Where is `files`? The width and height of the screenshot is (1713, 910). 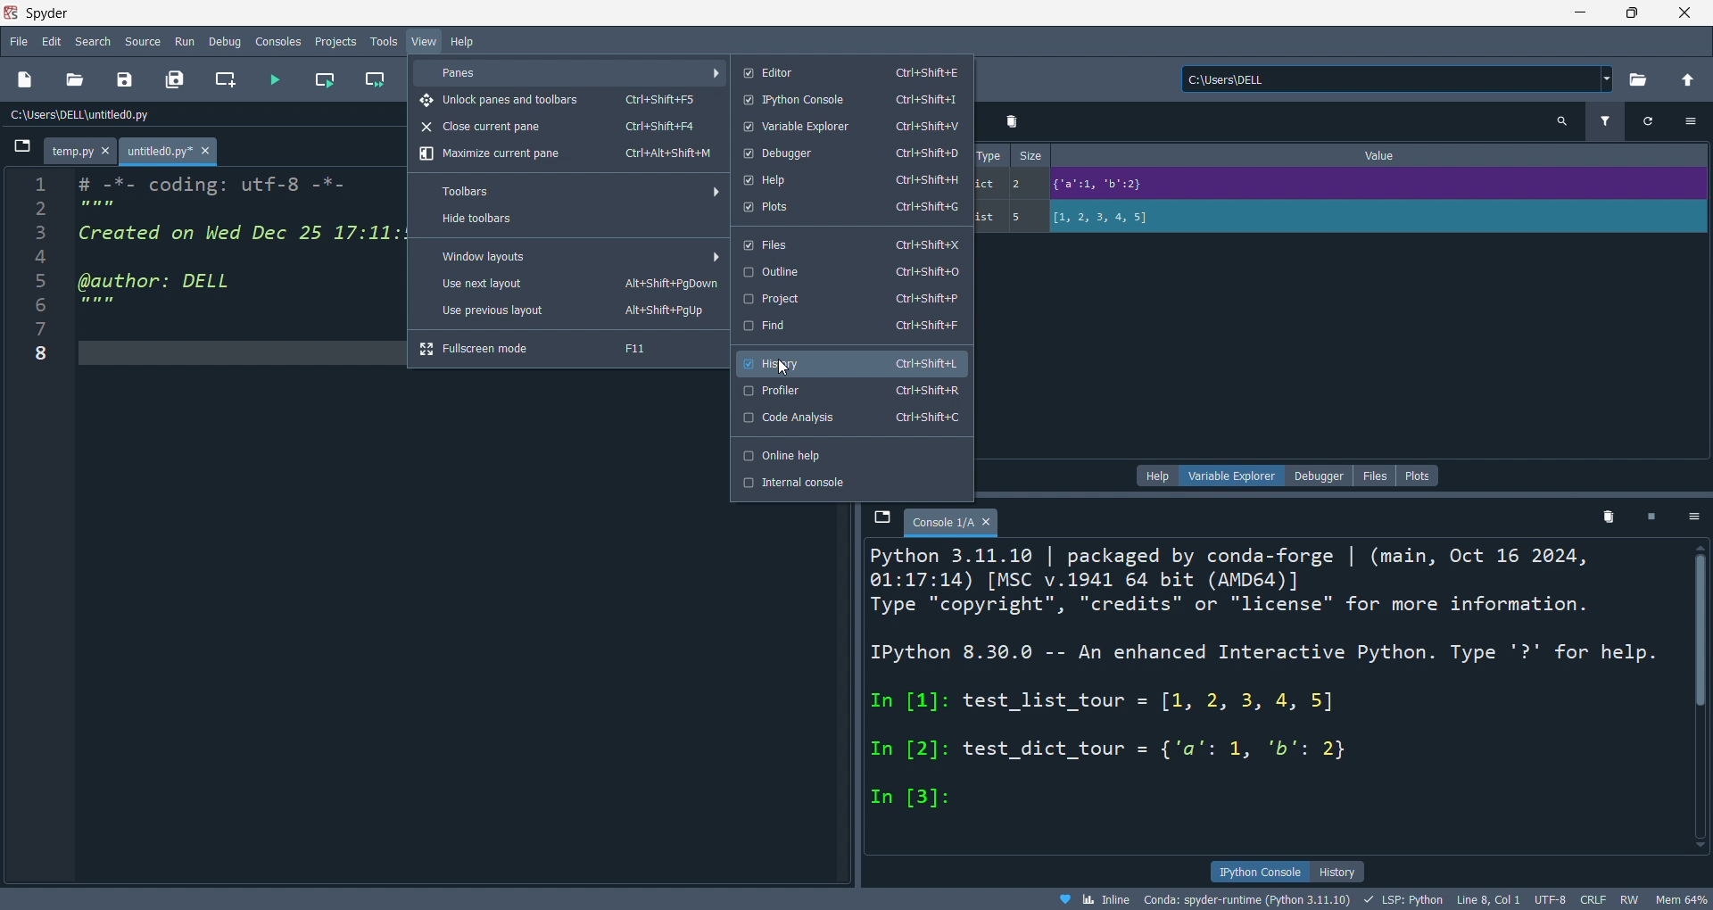
files is located at coordinates (1373, 475).